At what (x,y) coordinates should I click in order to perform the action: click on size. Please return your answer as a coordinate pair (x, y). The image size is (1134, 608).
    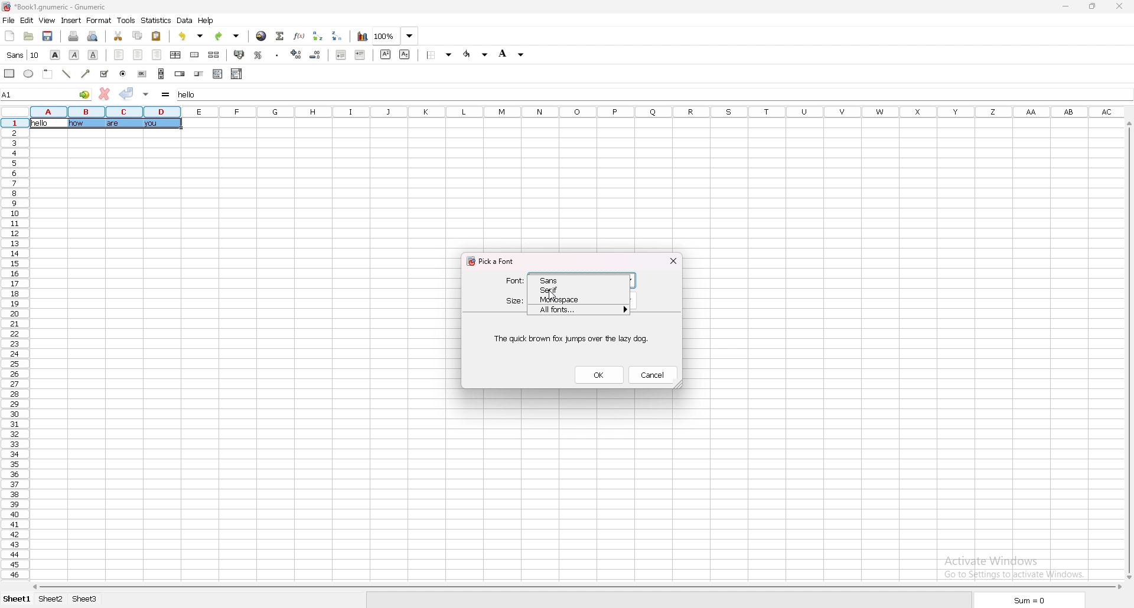
    Looking at the image, I should click on (514, 302).